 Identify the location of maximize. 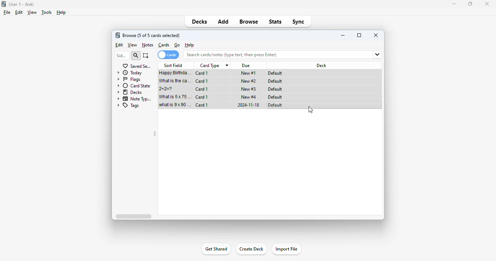
(470, 4).